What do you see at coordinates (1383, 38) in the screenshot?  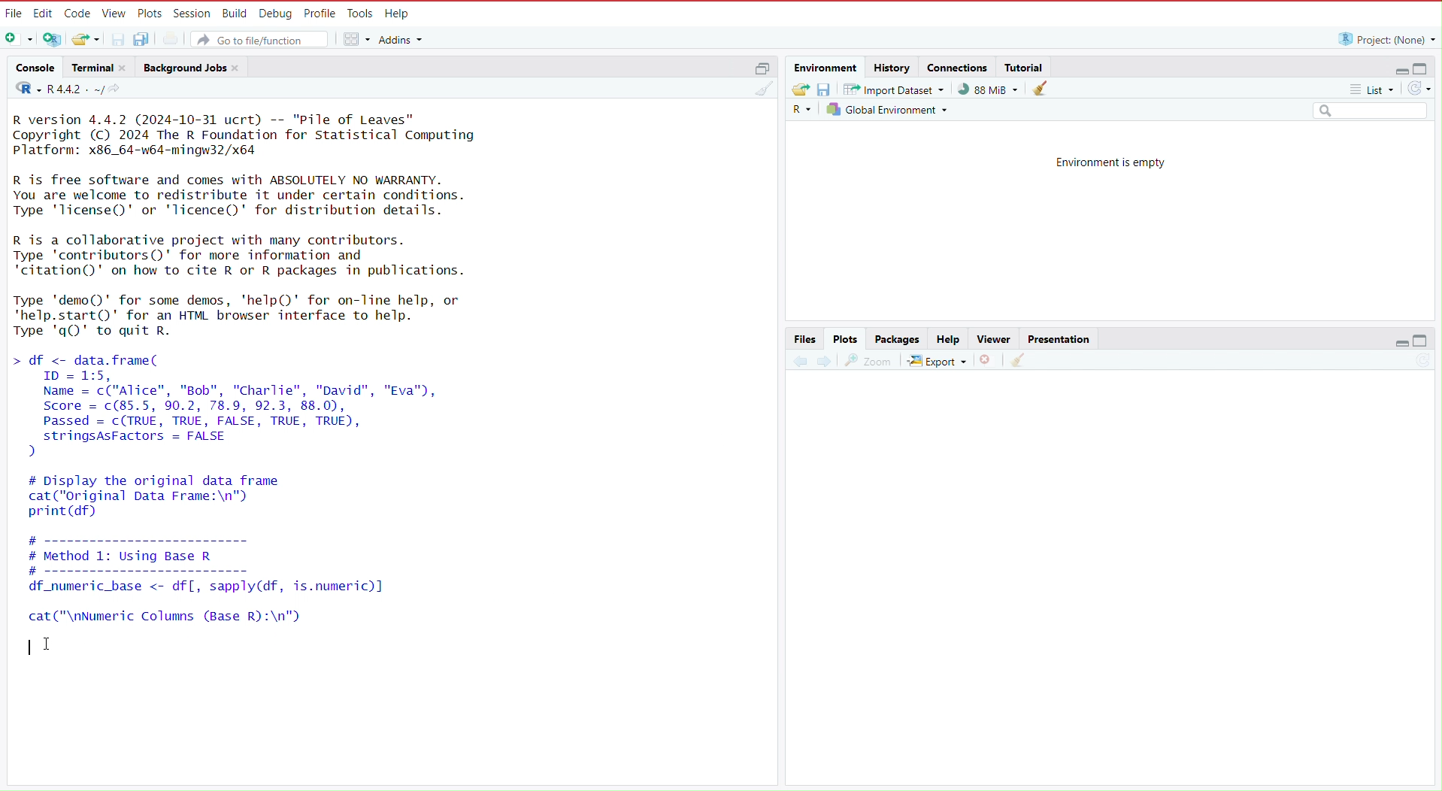 I see `Project: (None)` at bounding box center [1383, 38].